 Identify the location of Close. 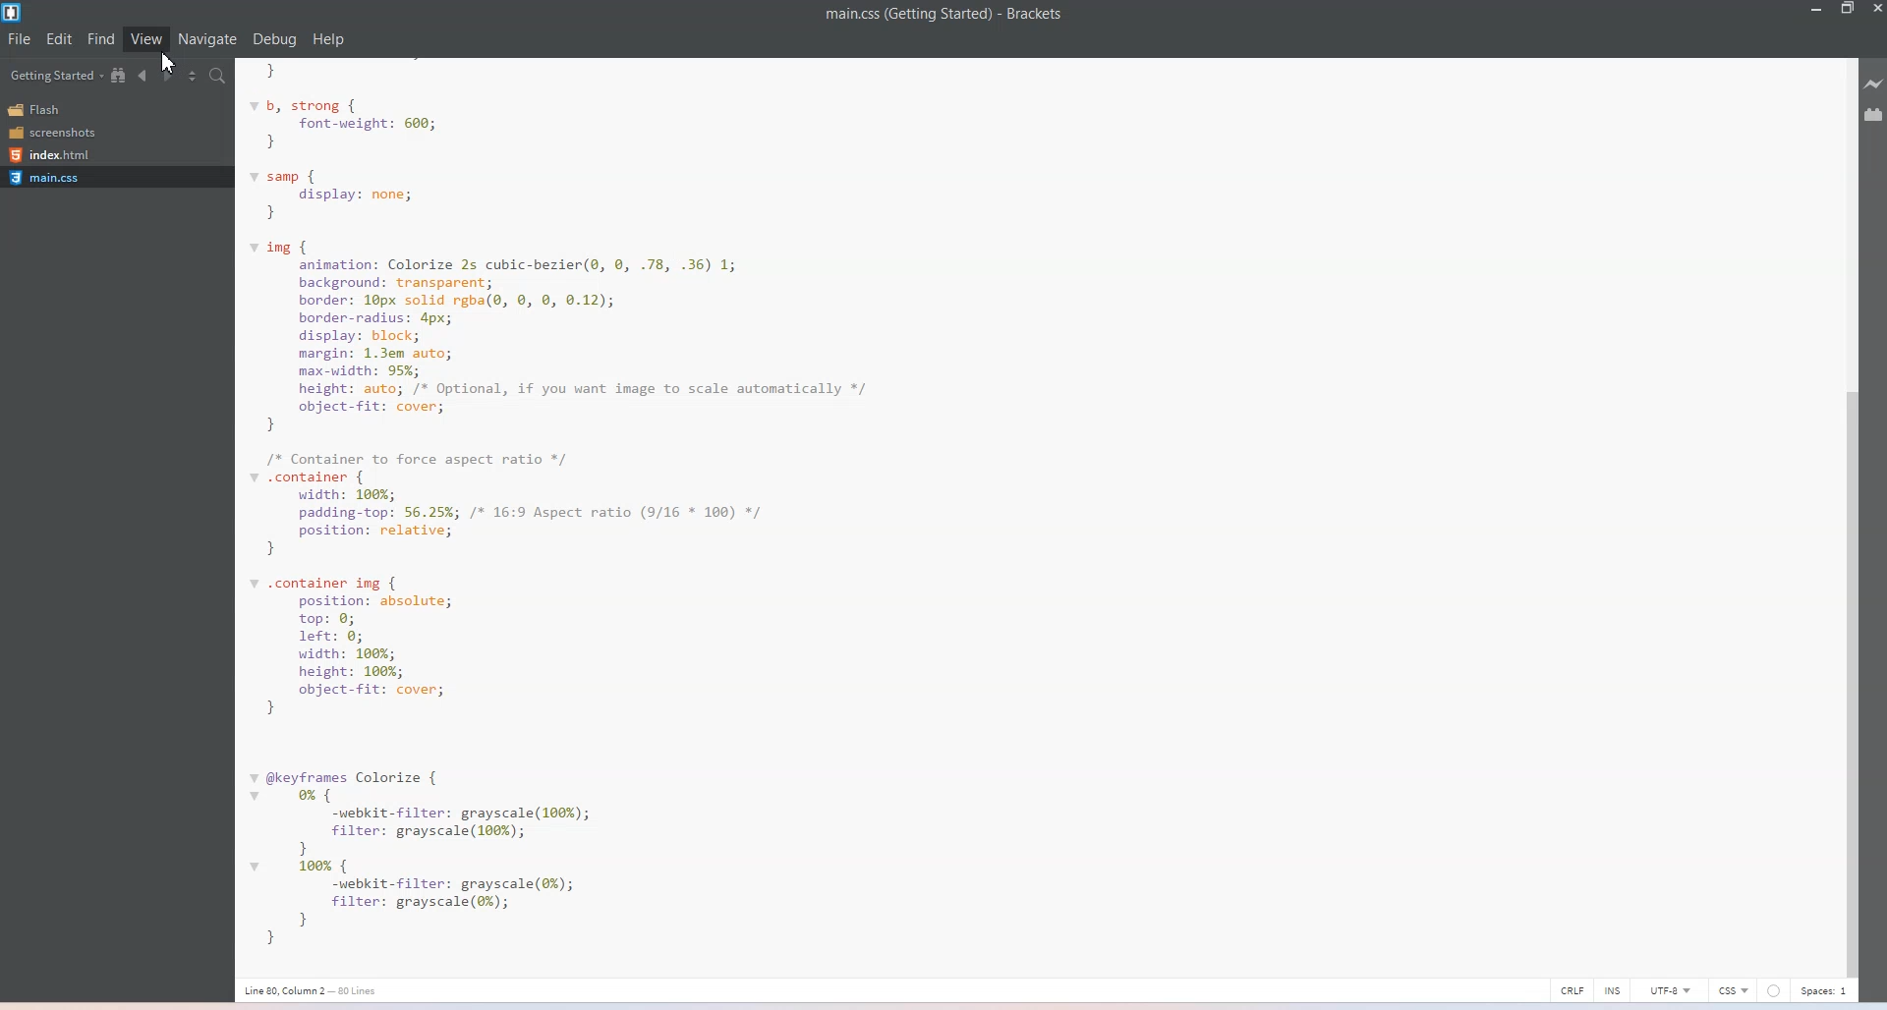
(1875, 10).